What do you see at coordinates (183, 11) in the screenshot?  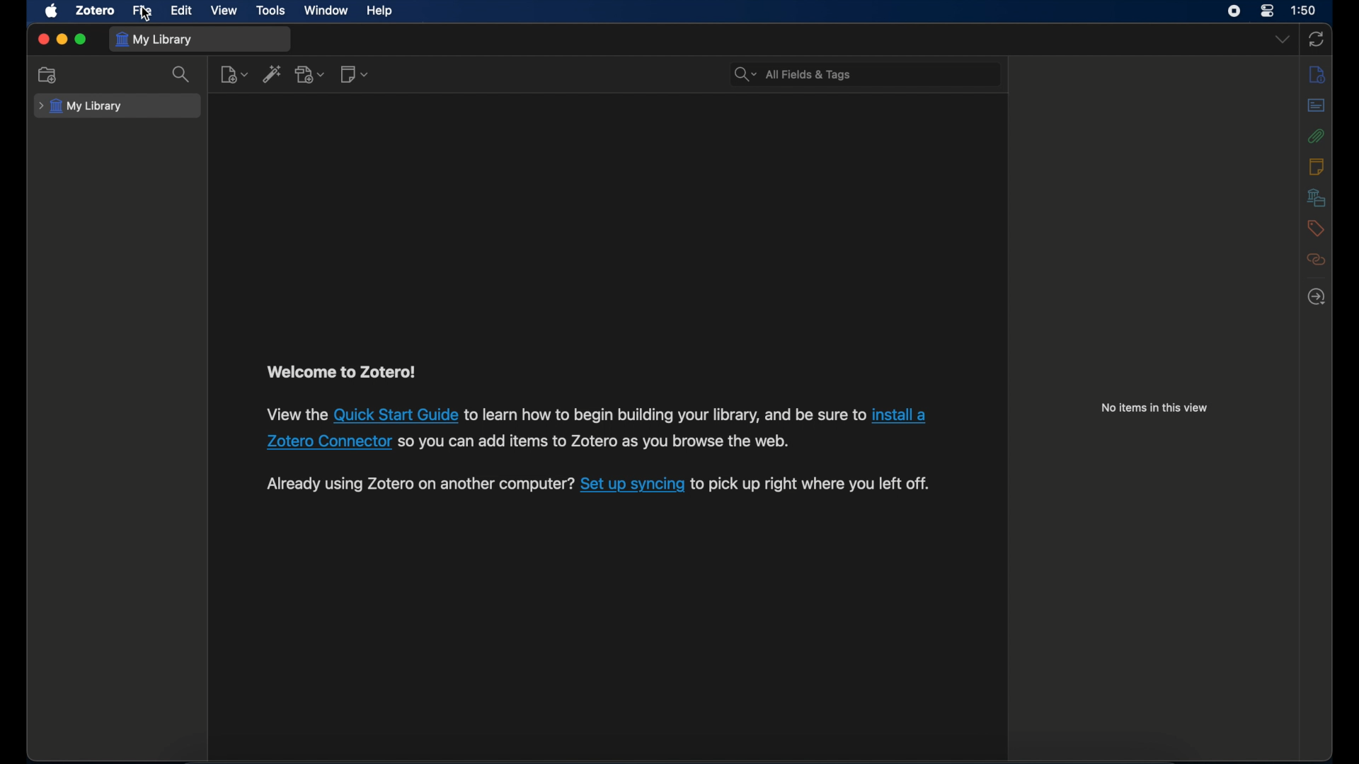 I see `edit` at bounding box center [183, 11].